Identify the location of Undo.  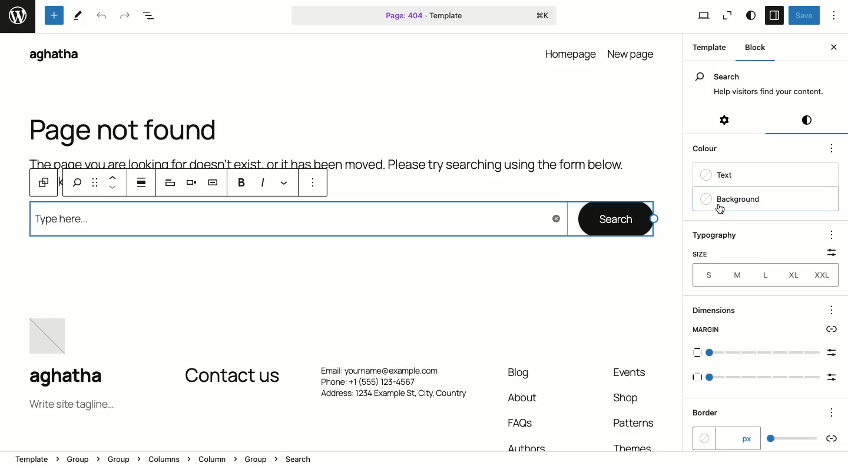
(101, 16).